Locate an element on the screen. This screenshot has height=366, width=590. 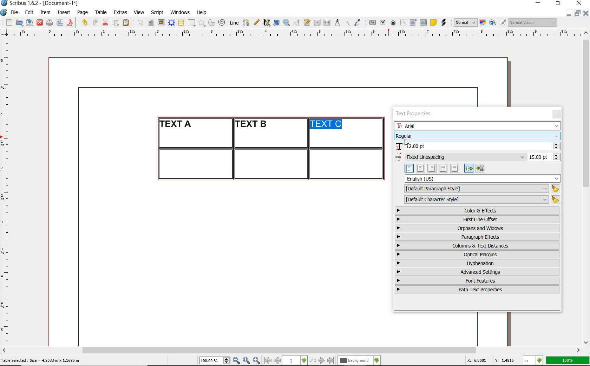
pdf check box is located at coordinates (382, 23).